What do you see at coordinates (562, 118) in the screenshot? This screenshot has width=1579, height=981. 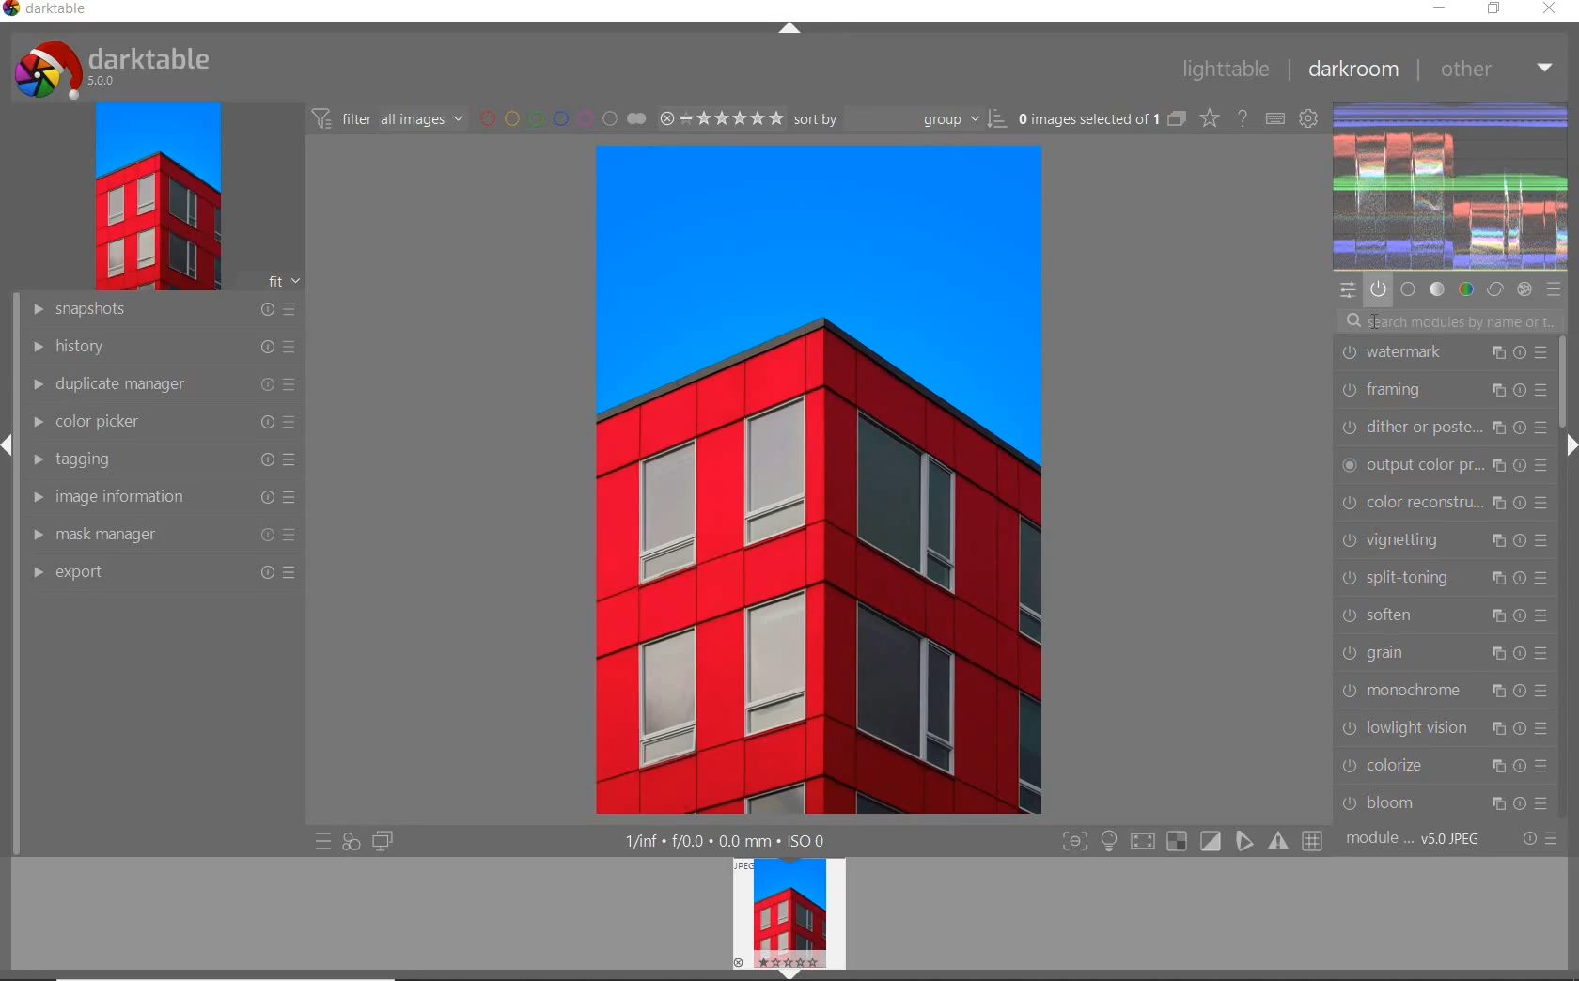 I see `filter by image color label` at bounding box center [562, 118].